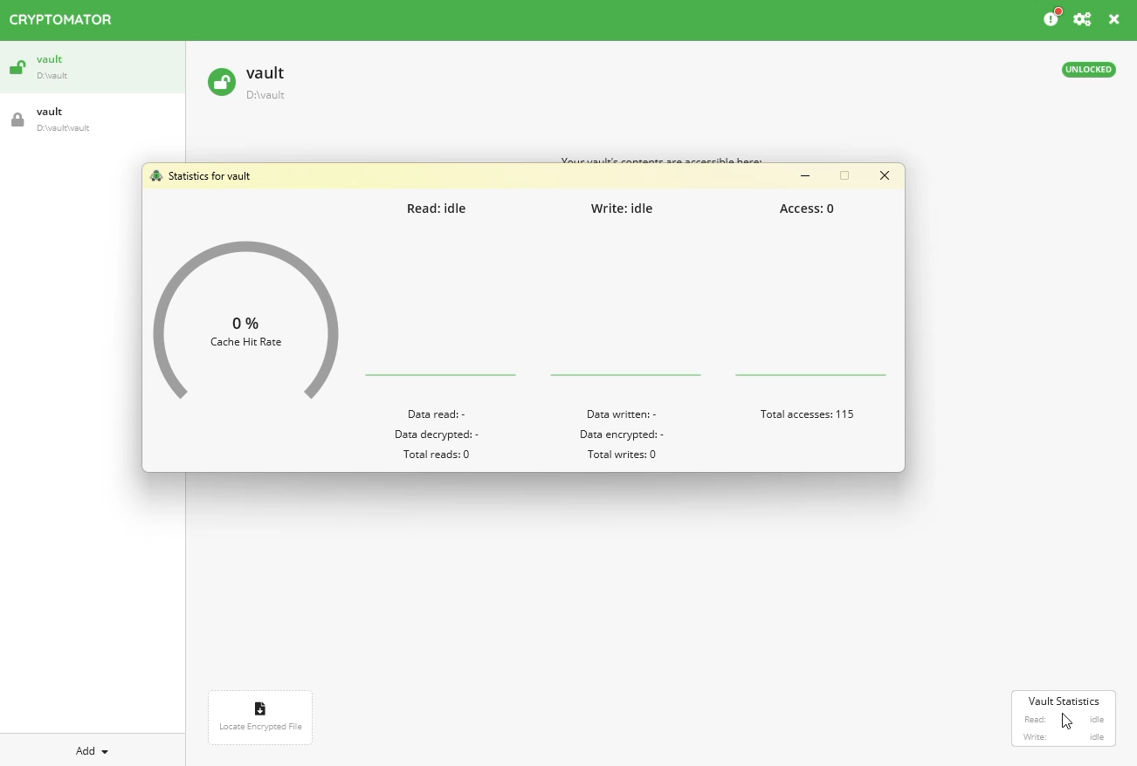 The image size is (1137, 766). What do you see at coordinates (815, 209) in the screenshot?
I see `access` at bounding box center [815, 209].